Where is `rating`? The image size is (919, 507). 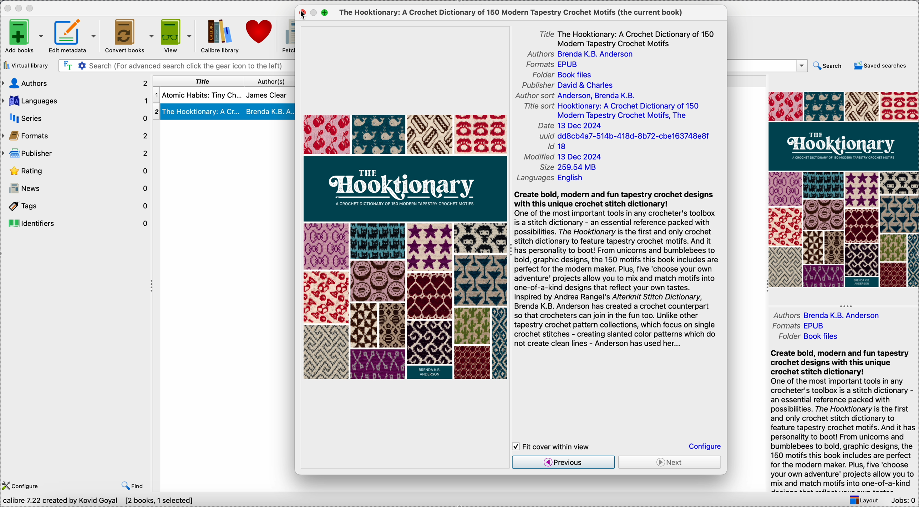
rating is located at coordinates (77, 170).